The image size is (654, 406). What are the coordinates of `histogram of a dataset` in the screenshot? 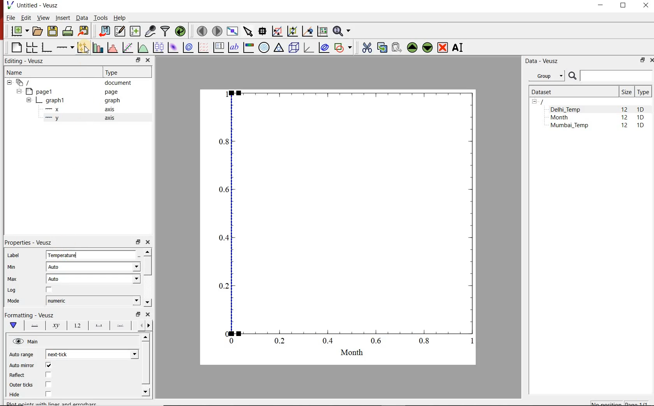 It's located at (112, 47).